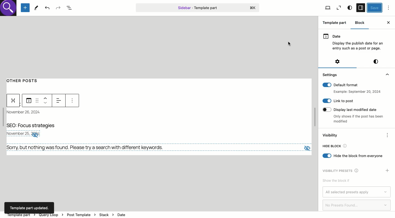  I want to click on Settings, so click(331, 74).